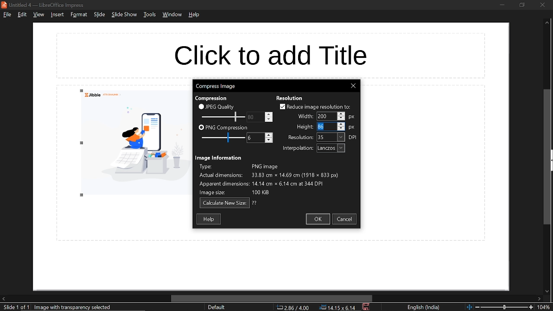  I want to click on slide style, so click(216, 307).